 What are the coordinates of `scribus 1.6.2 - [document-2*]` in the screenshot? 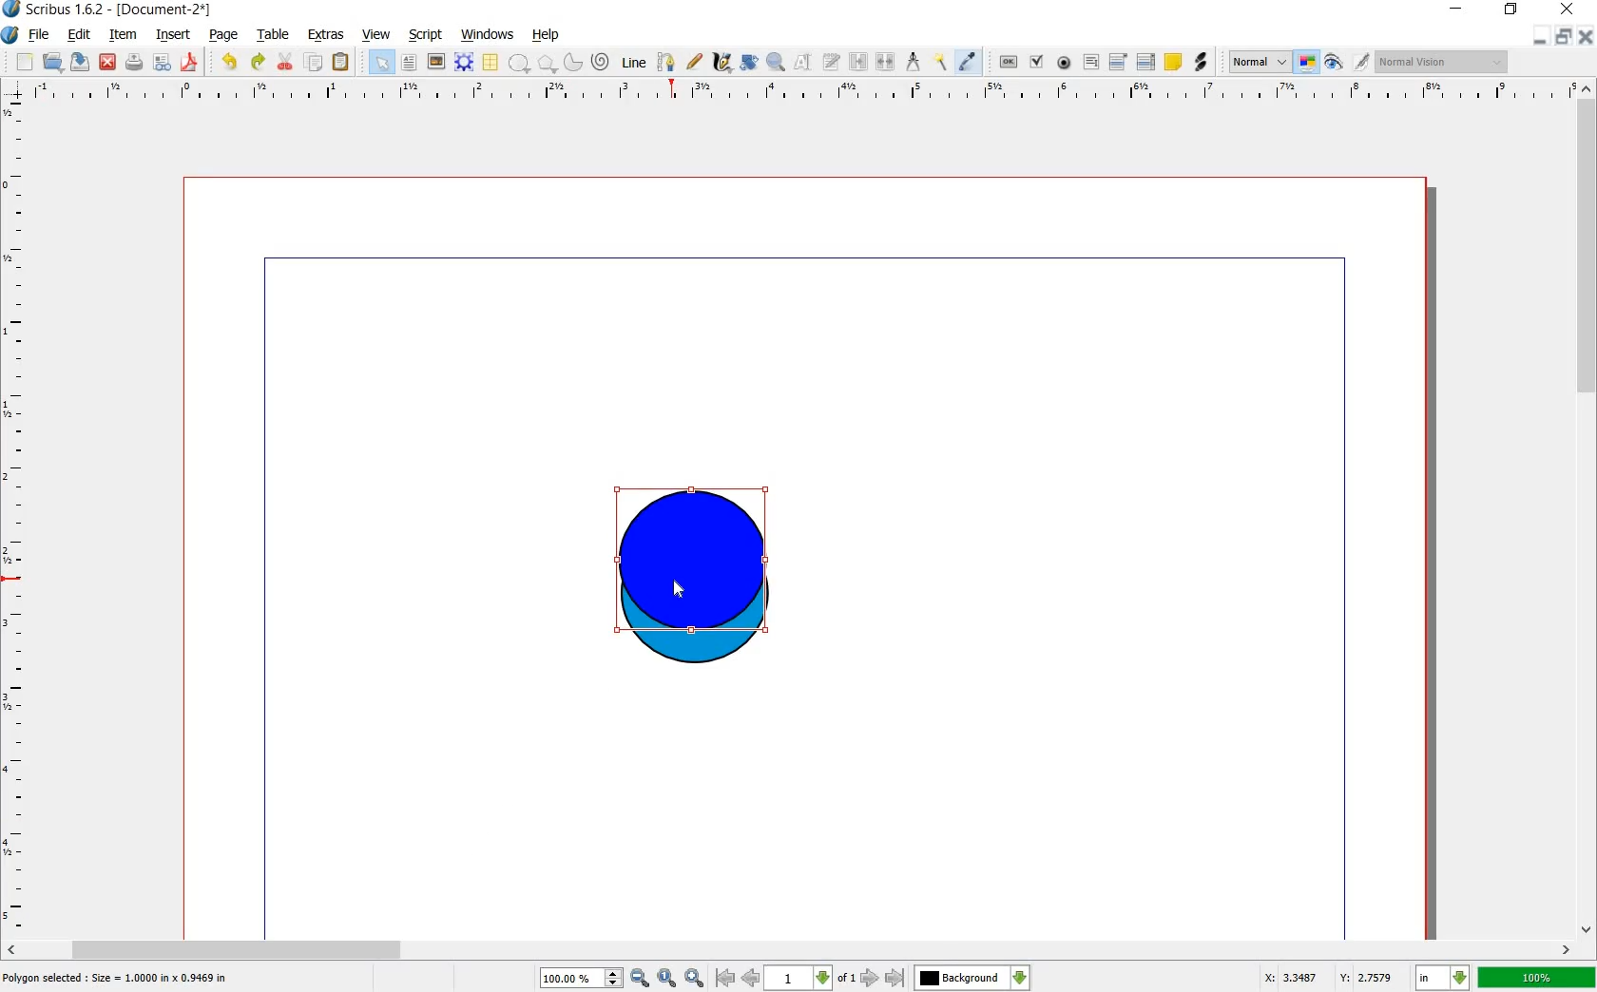 It's located at (122, 10).